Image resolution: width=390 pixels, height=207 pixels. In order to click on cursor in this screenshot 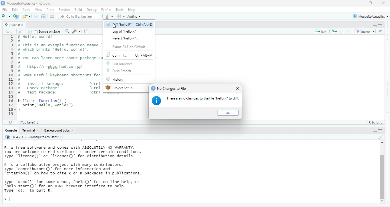, I will do `click(116, 26)`.